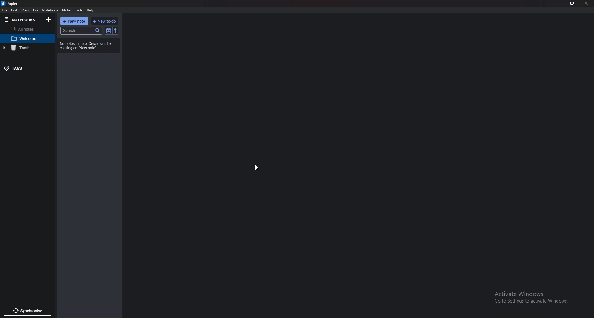  I want to click on go, so click(36, 9).